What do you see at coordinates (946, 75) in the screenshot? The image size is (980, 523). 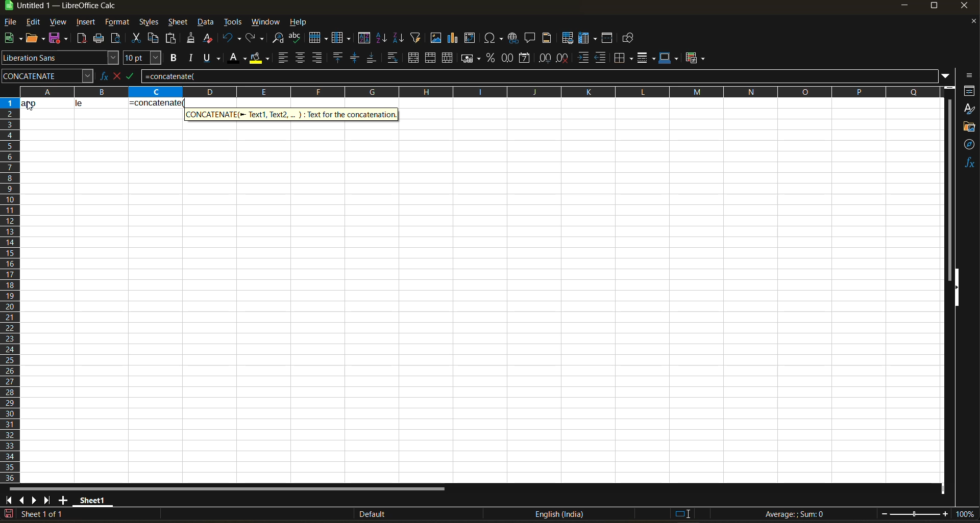 I see `expand formula bar` at bounding box center [946, 75].